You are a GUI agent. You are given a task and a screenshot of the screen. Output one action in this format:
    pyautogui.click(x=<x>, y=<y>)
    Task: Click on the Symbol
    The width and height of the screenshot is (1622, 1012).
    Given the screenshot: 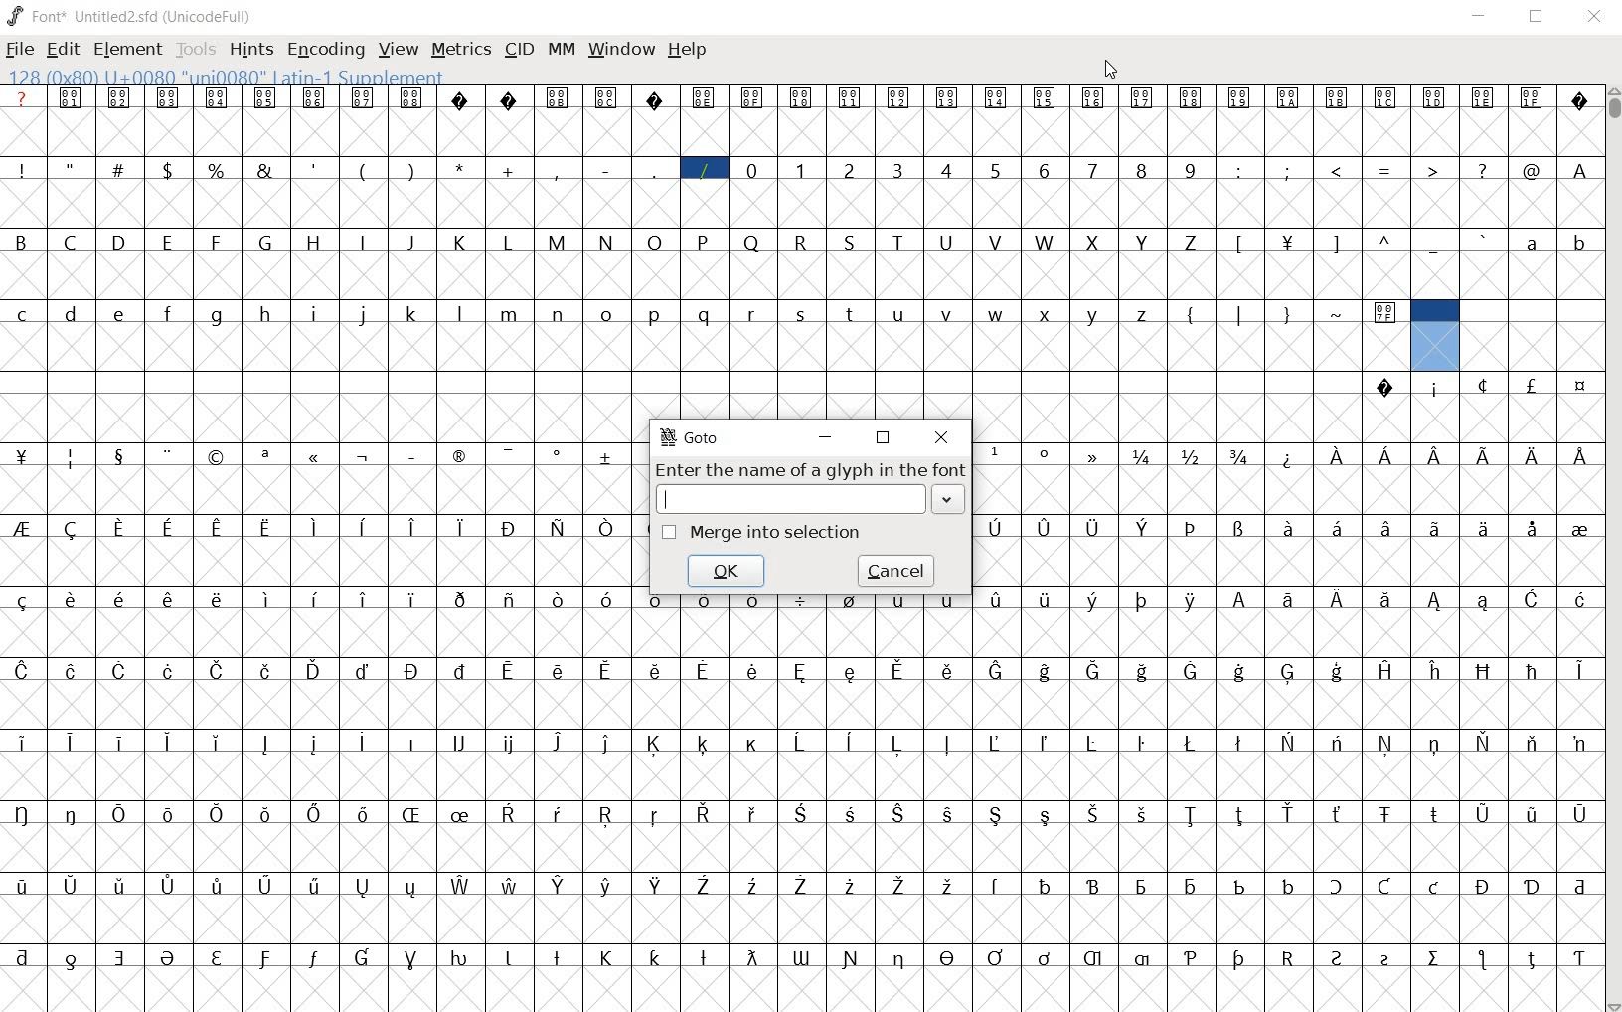 What is the action you would take?
    pyautogui.click(x=754, y=813)
    